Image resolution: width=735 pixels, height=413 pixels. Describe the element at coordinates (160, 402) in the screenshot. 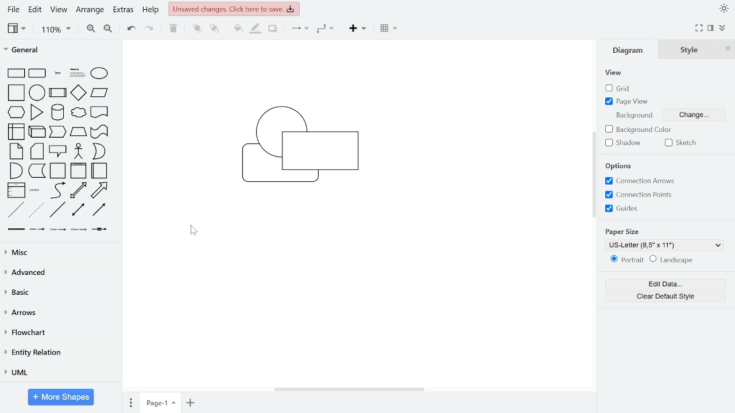

I see `current page` at that location.